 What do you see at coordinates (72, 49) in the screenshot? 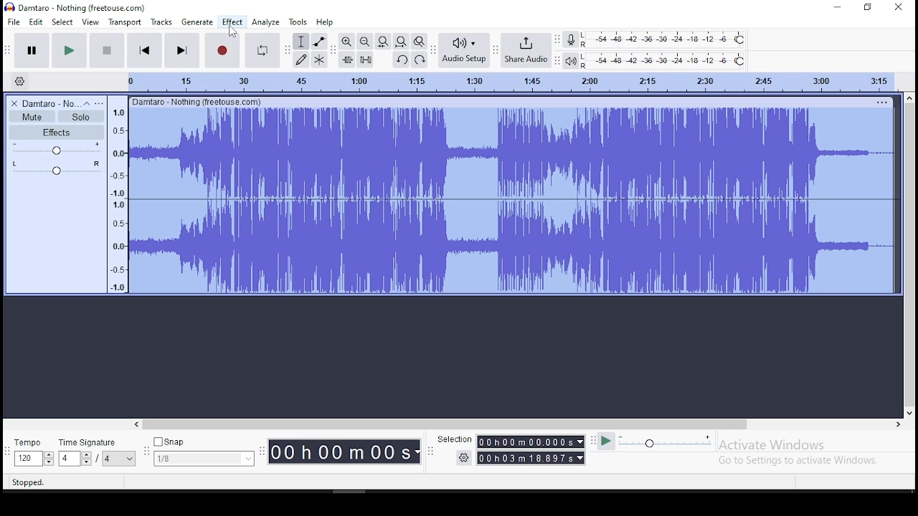
I see `play` at bounding box center [72, 49].